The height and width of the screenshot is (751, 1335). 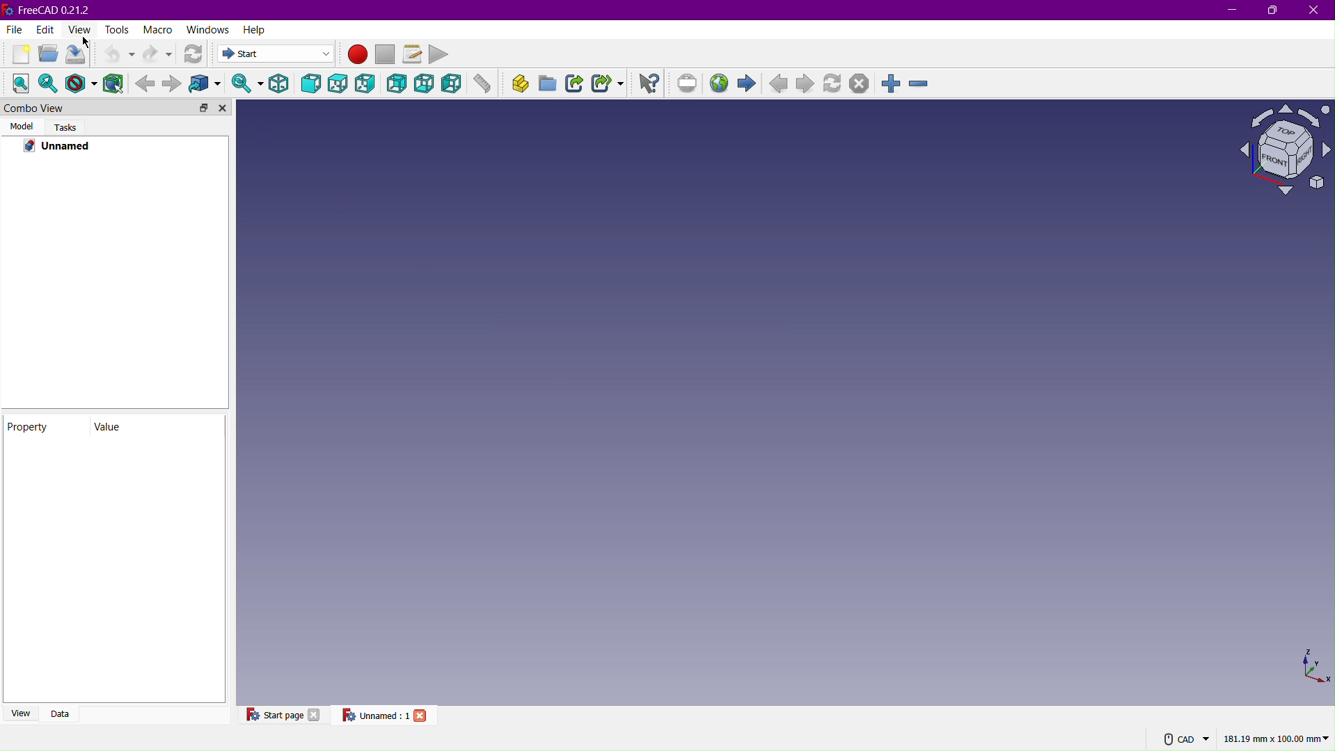 What do you see at coordinates (123, 29) in the screenshot?
I see `Tools` at bounding box center [123, 29].